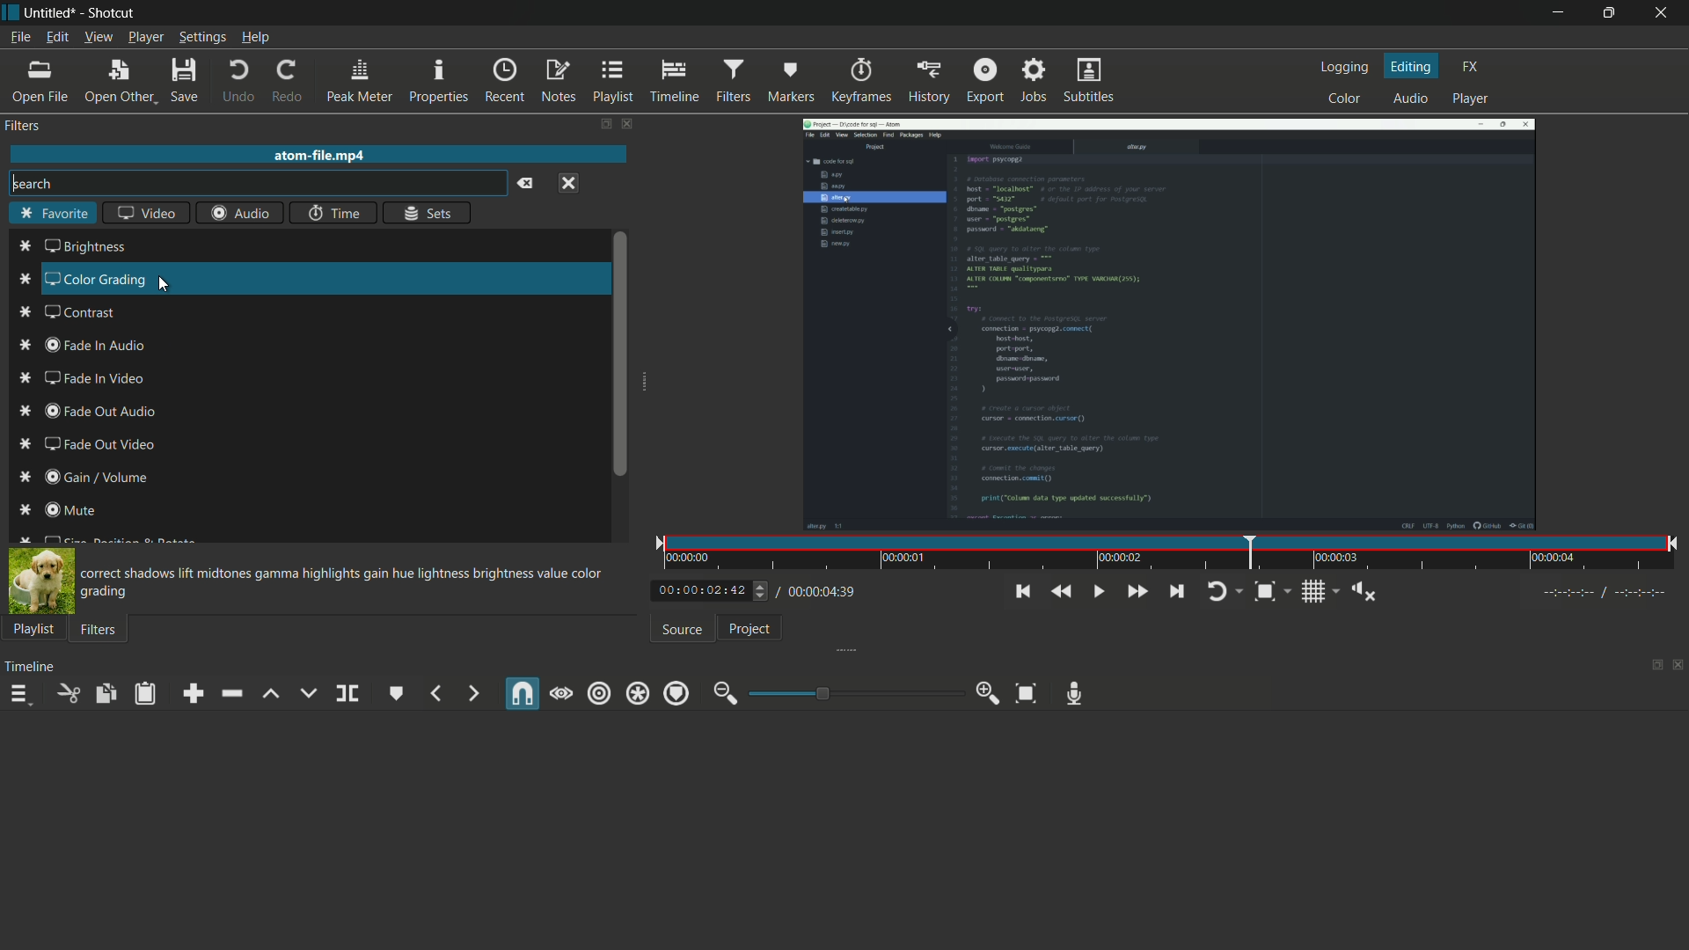 The height and width of the screenshot is (950, 1689). I want to click on close app, so click(1663, 13).